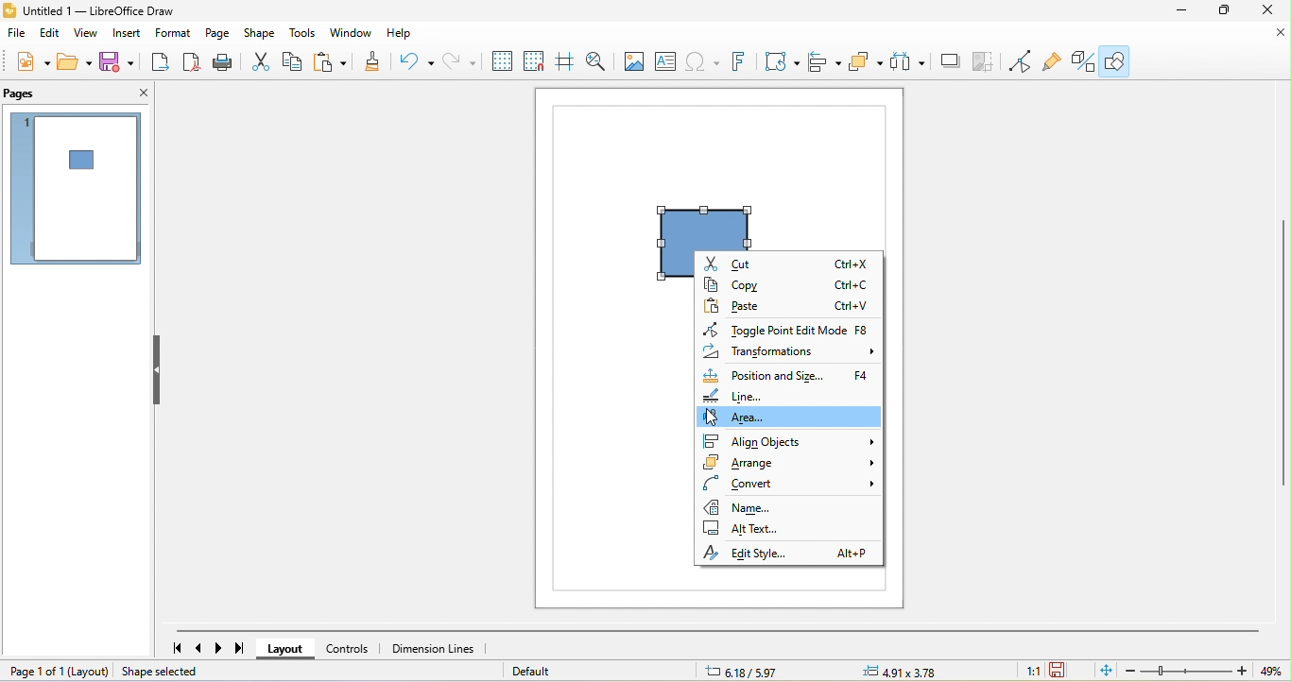 This screenshot has width=1291, height=682. Describe the element at coordinates (456, 60) in the screenshot. I see `redo` at that location.